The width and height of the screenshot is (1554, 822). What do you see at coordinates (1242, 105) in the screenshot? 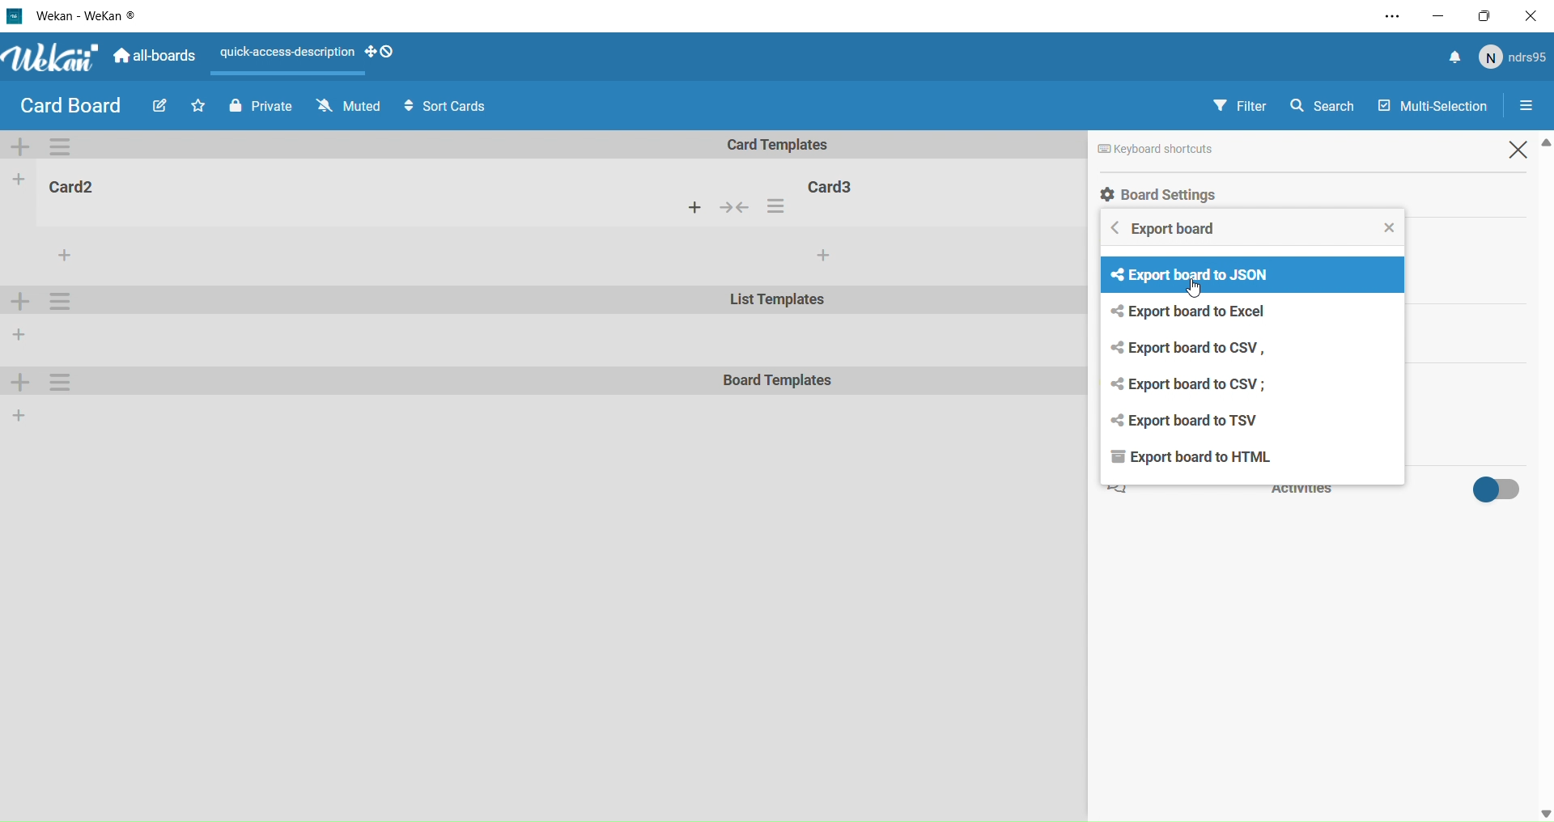
I see `Filtrar` at bounding box center [1242, 105].